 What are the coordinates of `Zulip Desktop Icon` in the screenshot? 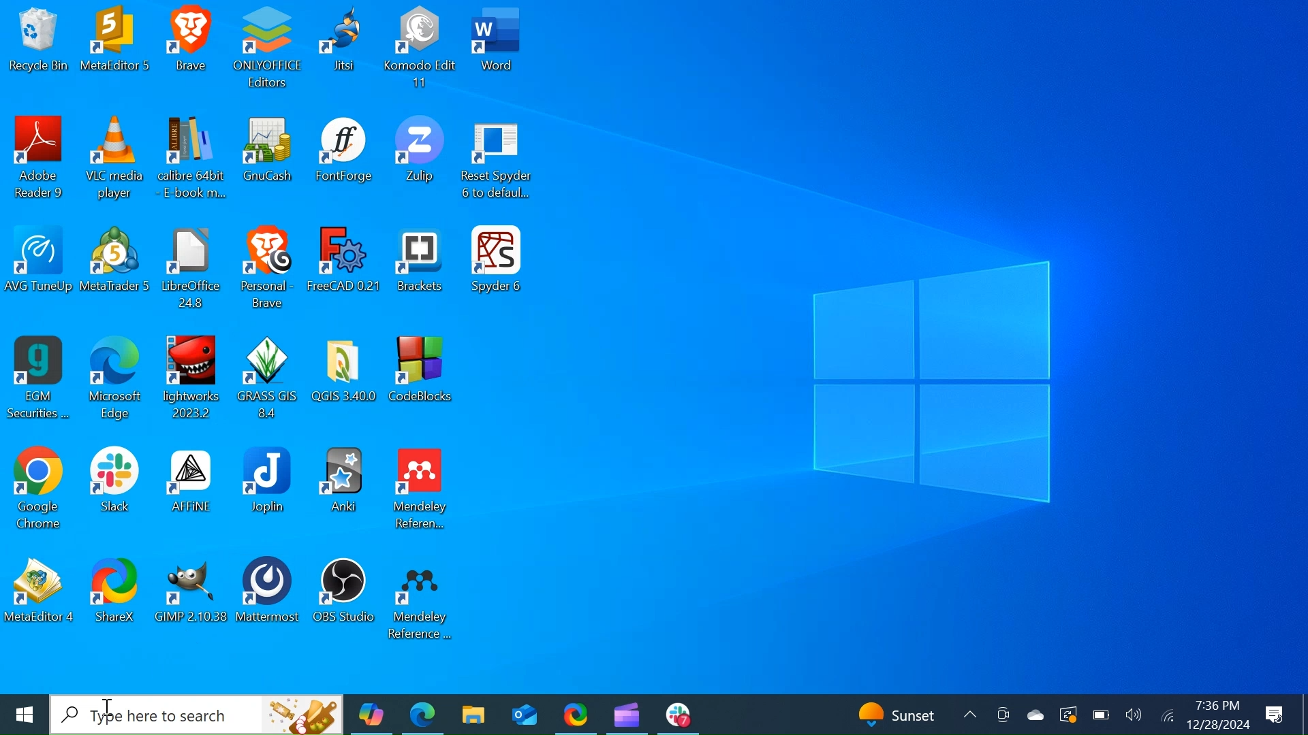 It's located at (418, 162).